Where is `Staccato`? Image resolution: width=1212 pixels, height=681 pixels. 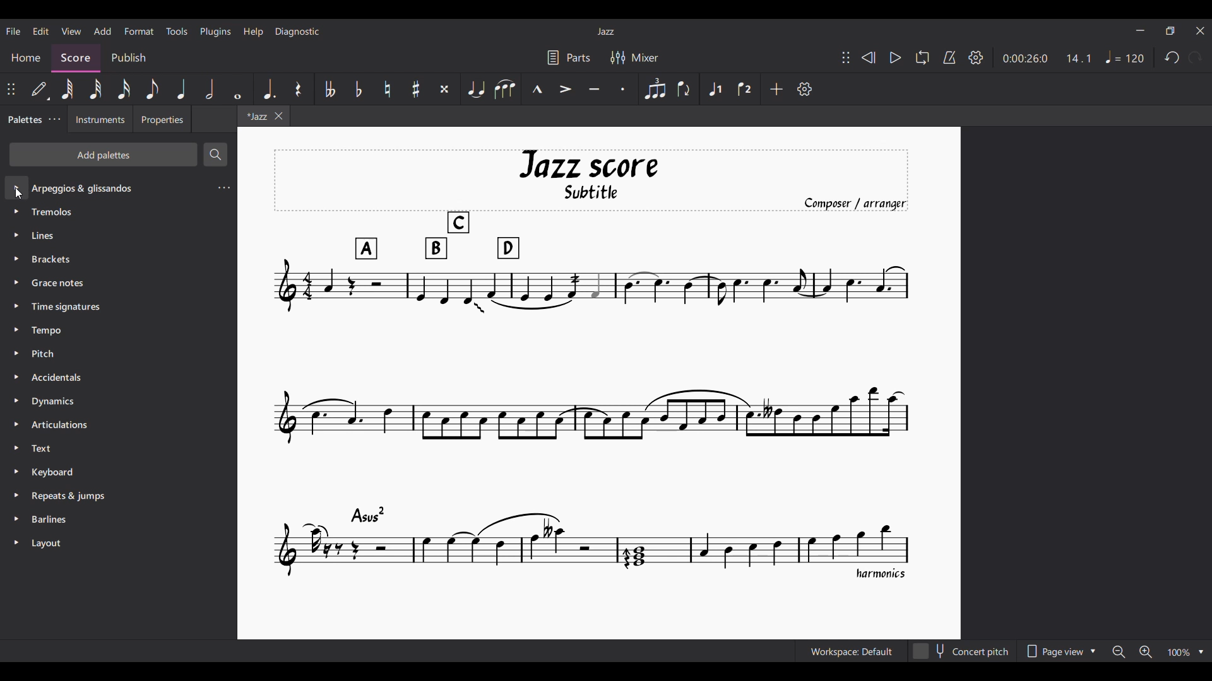 Staccato is located at coordinates (624, 89).